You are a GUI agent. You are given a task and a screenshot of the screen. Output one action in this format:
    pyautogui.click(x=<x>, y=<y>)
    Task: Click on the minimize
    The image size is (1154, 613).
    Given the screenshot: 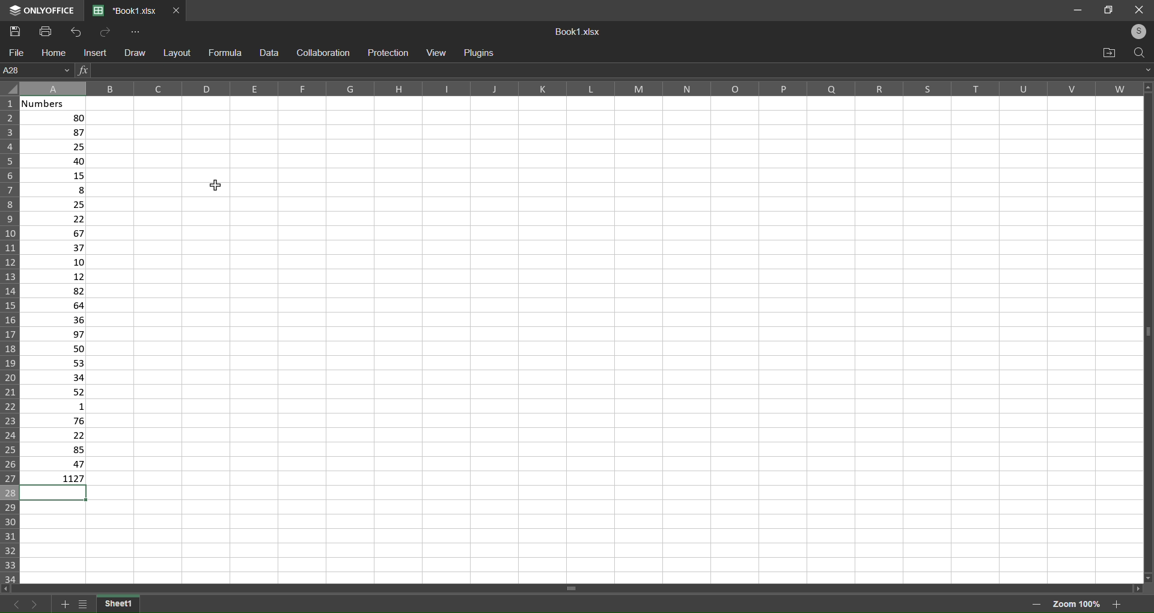 What is the action you would take?
    pyautogui.click(x=1075, y=9)
    